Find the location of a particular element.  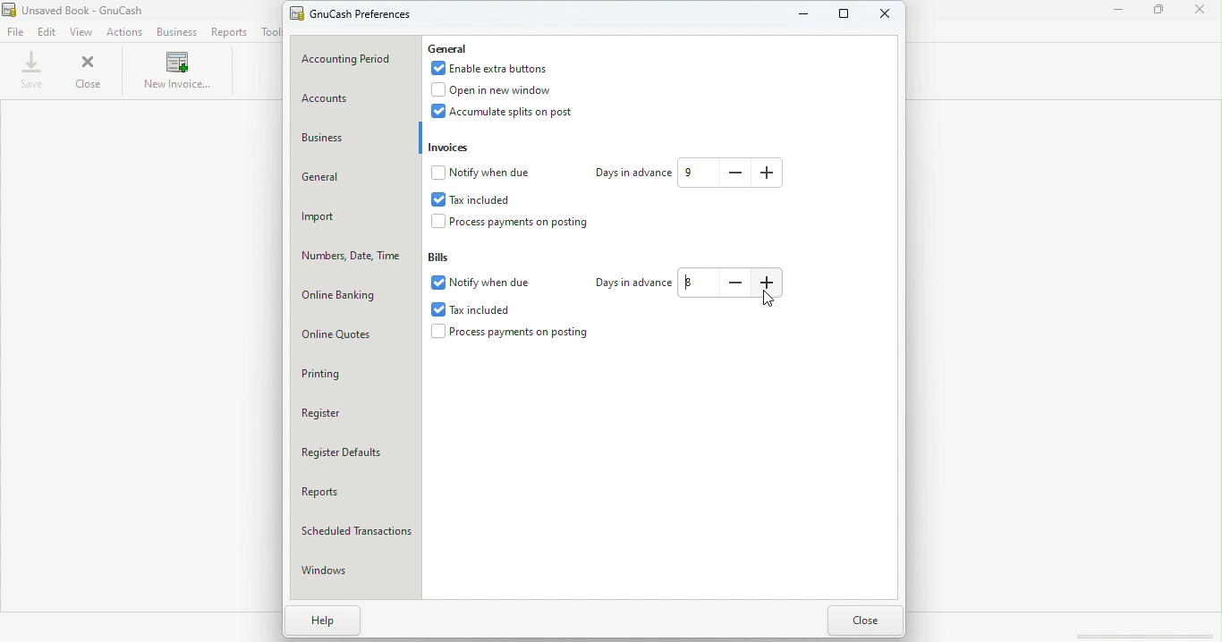

Process payments on postings is located at coordinates (513, 334).